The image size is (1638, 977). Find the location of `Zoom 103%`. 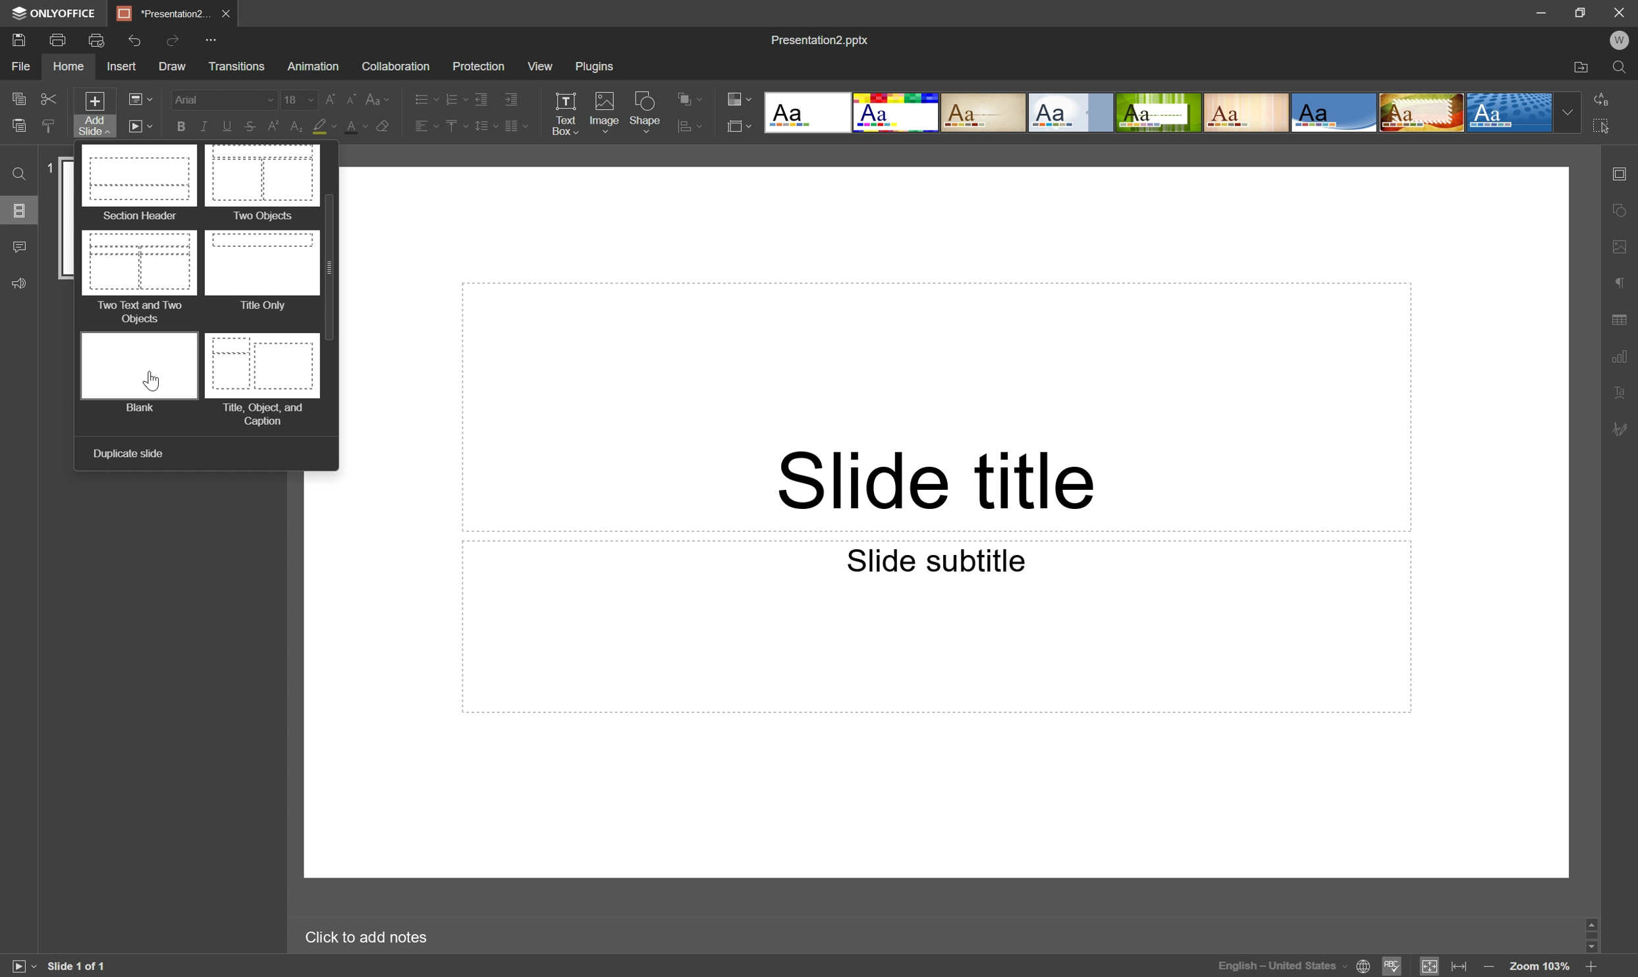

Zoom 103% is located at coordinates (1540, 967).